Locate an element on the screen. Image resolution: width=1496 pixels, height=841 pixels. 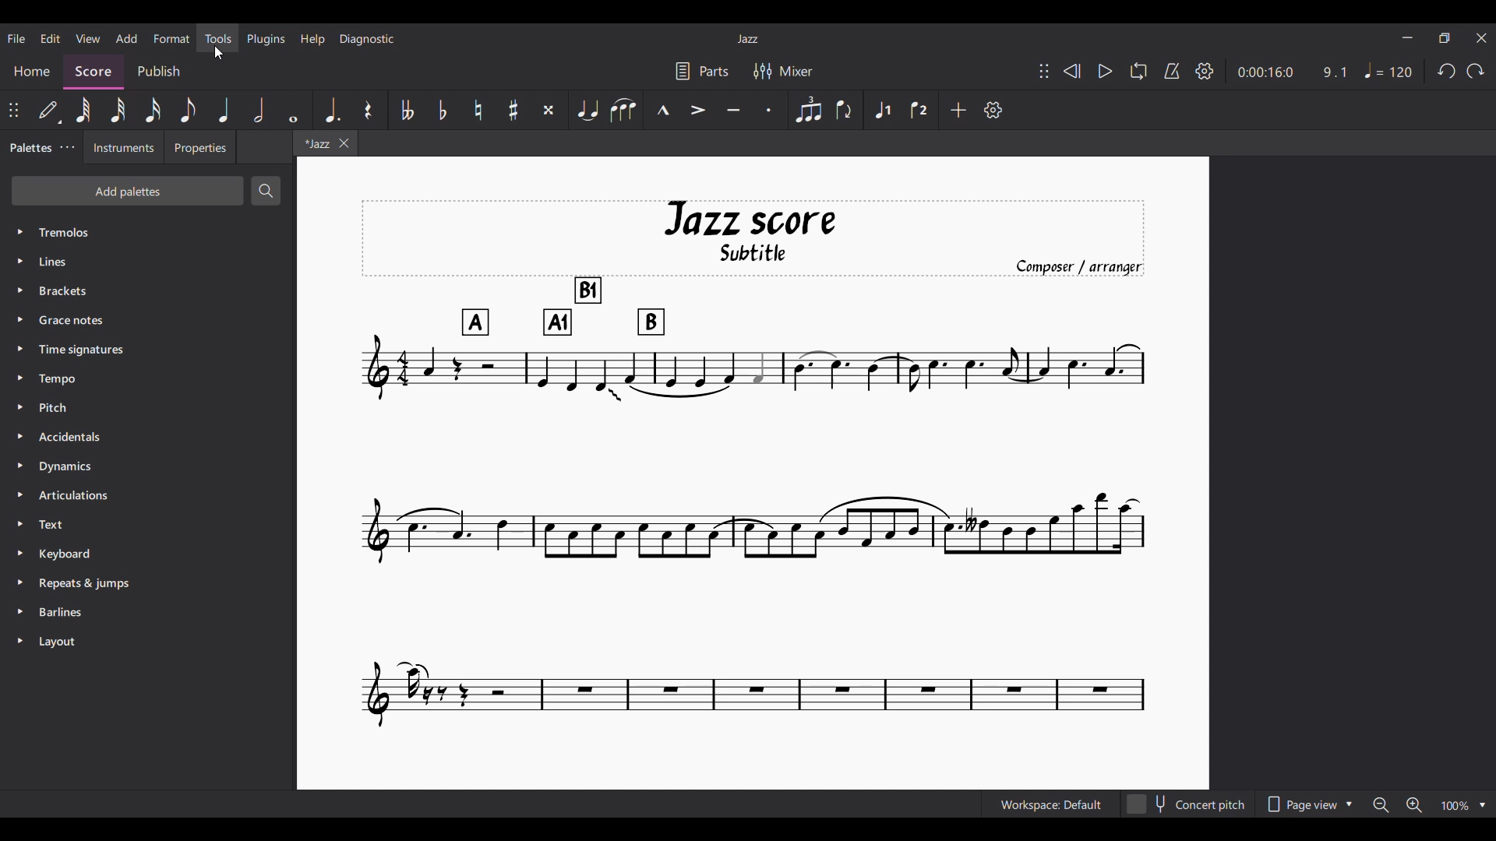
Augmentation dot is located at coordinates (332, 109).